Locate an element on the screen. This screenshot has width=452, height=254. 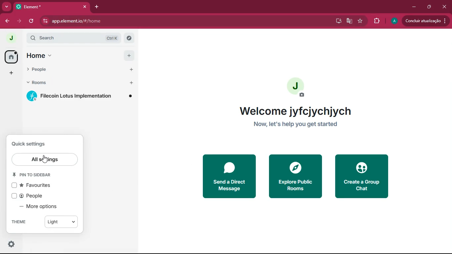
quick settings is located at coordinates (12, 244).